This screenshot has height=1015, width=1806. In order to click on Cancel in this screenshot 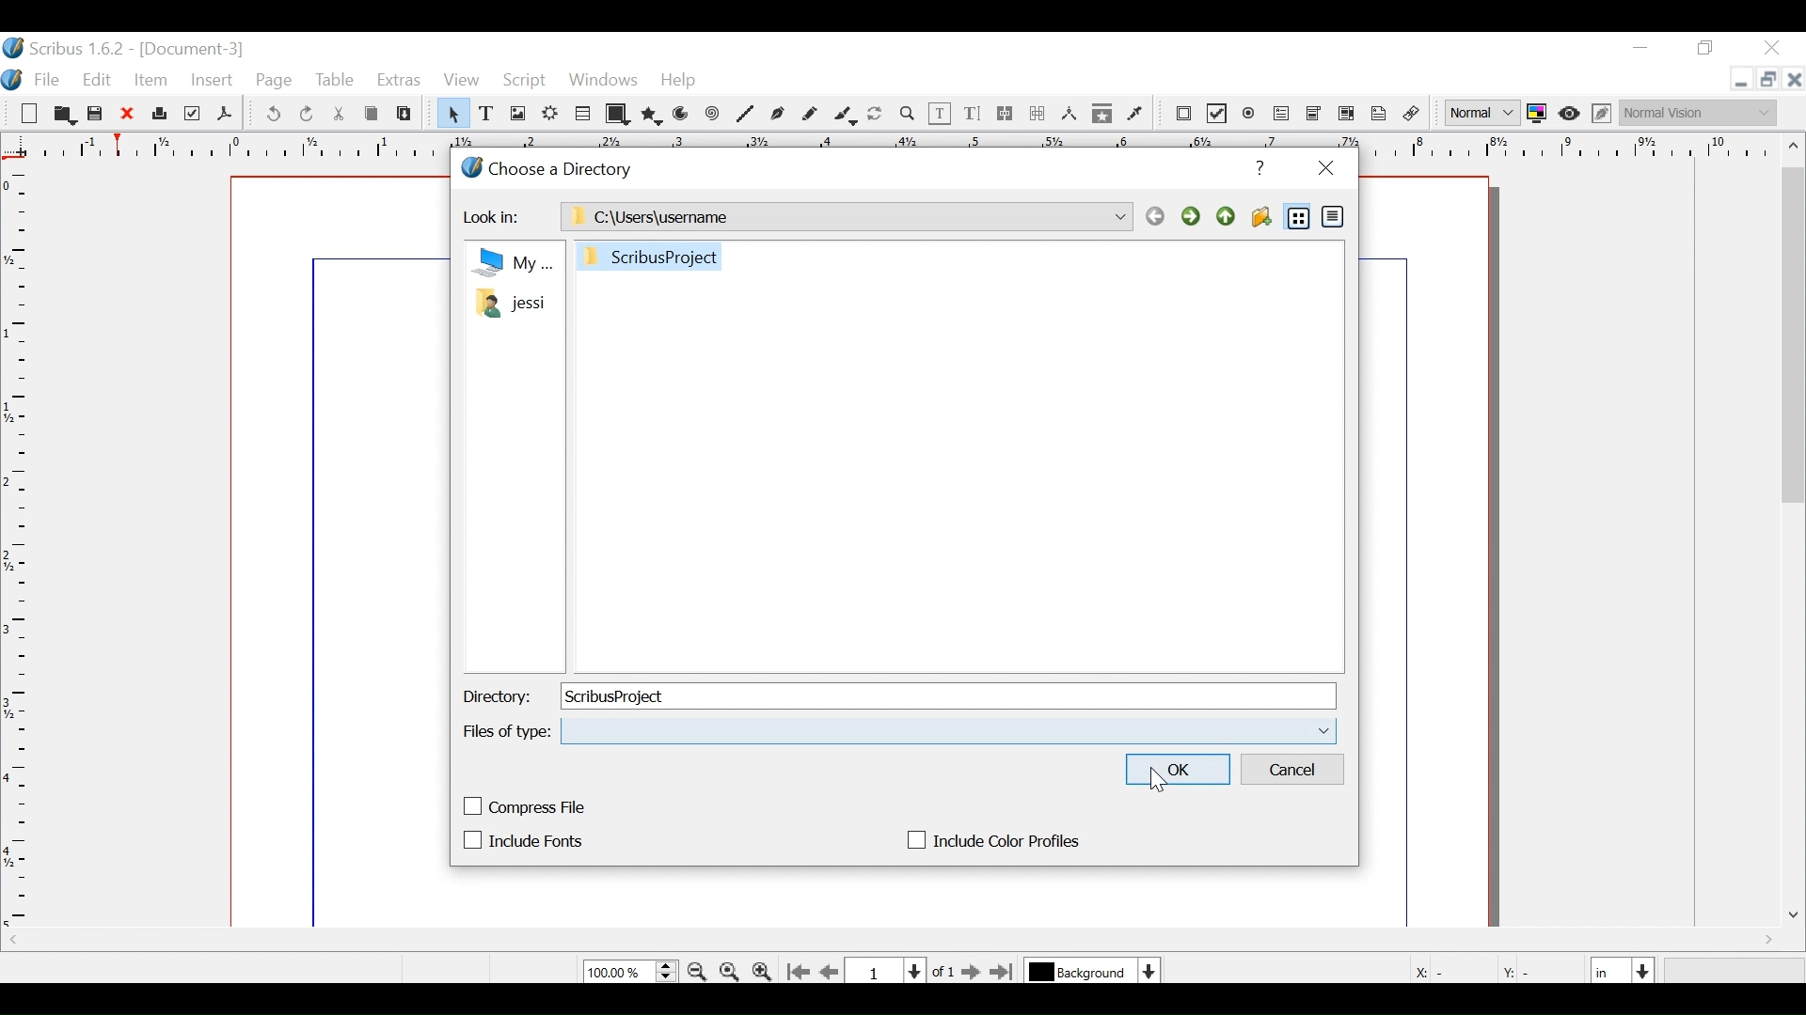, I will do `click(1293, 770)`.